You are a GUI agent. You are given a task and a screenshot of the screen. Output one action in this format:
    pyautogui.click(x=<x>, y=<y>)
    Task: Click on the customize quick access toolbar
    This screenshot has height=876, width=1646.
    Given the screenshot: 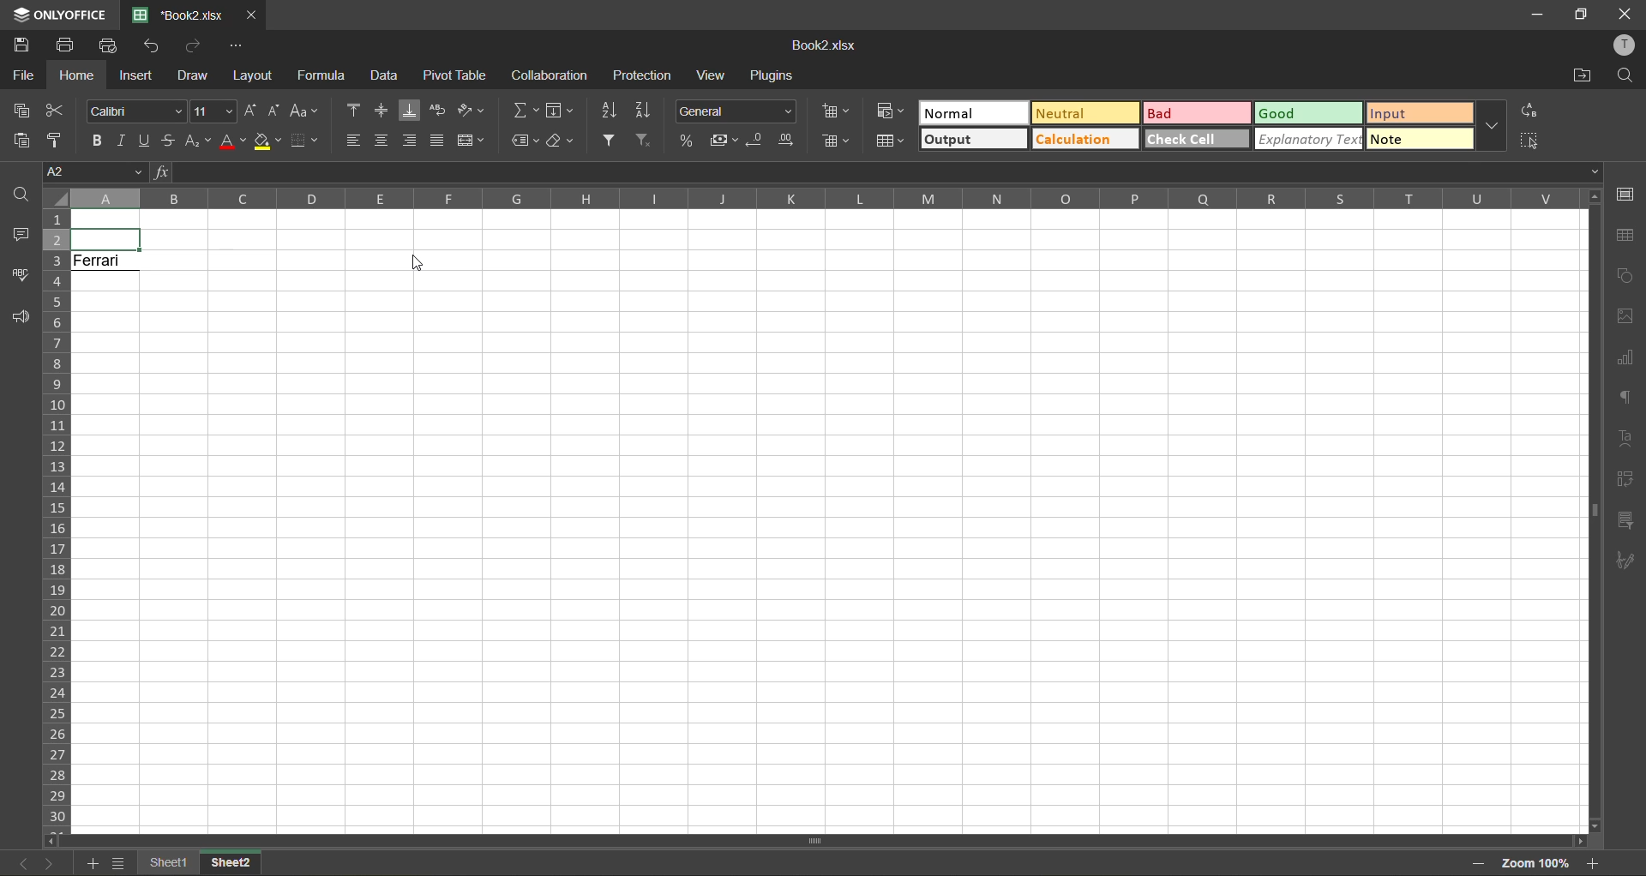 What is the action you would take?
    pyautogui.click(x=237, y=50)
    